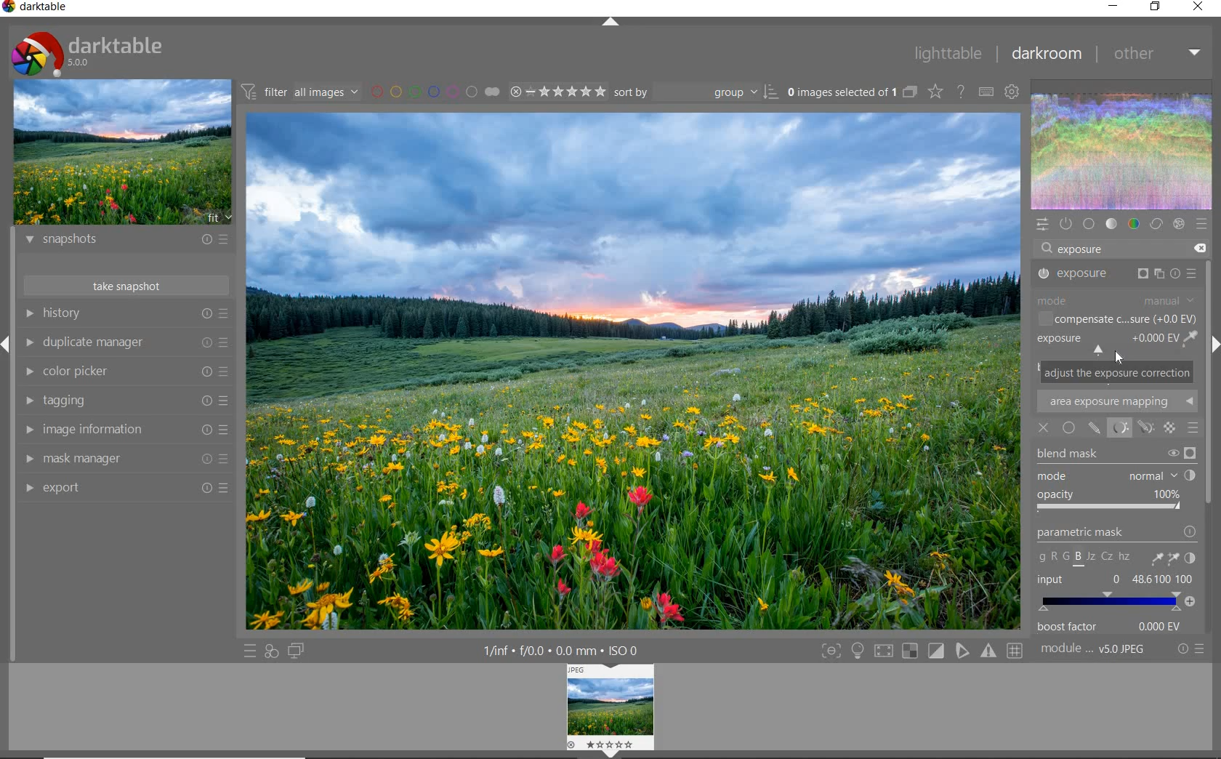  I want to click on snapshots, so click(127, 242).